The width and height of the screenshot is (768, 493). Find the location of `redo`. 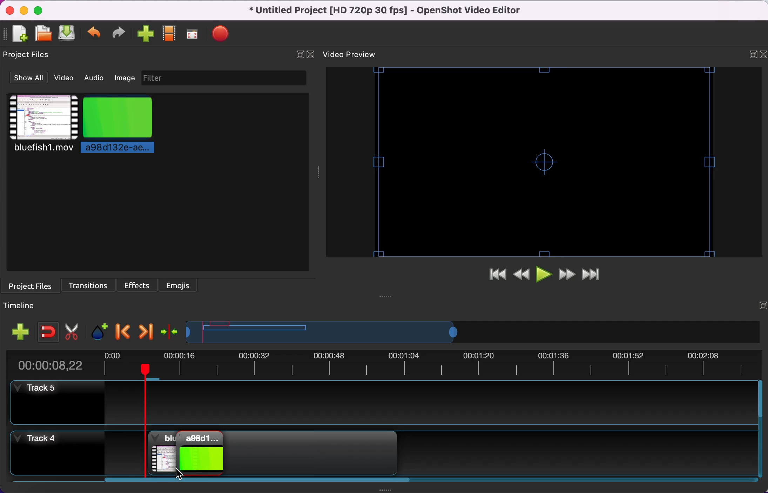

redo is located at coordinates (117, 32).